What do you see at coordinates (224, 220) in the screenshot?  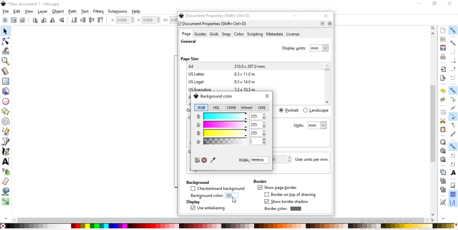 I see `scrollbar` at bounding box center [224, 220].